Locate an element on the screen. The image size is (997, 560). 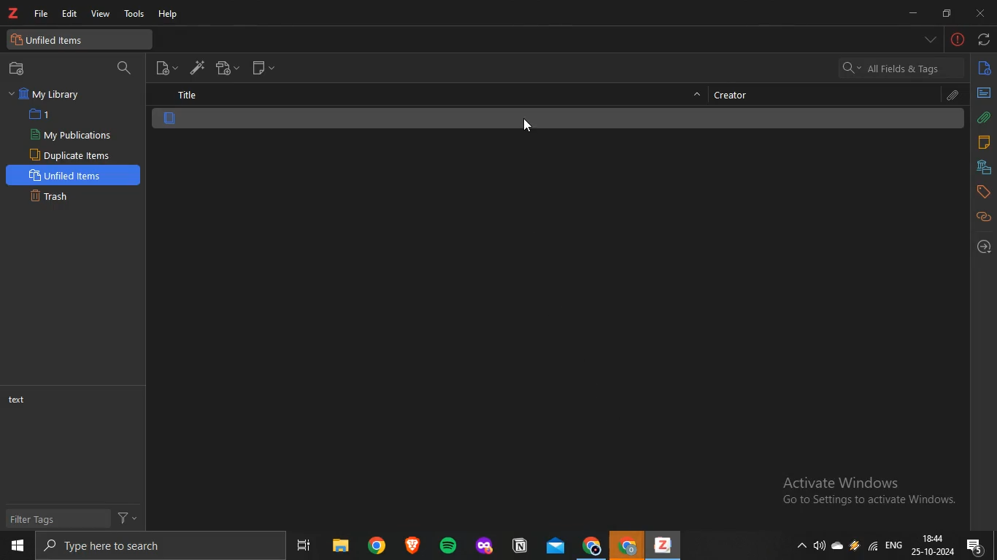
info is located at coordinates (985, 69).